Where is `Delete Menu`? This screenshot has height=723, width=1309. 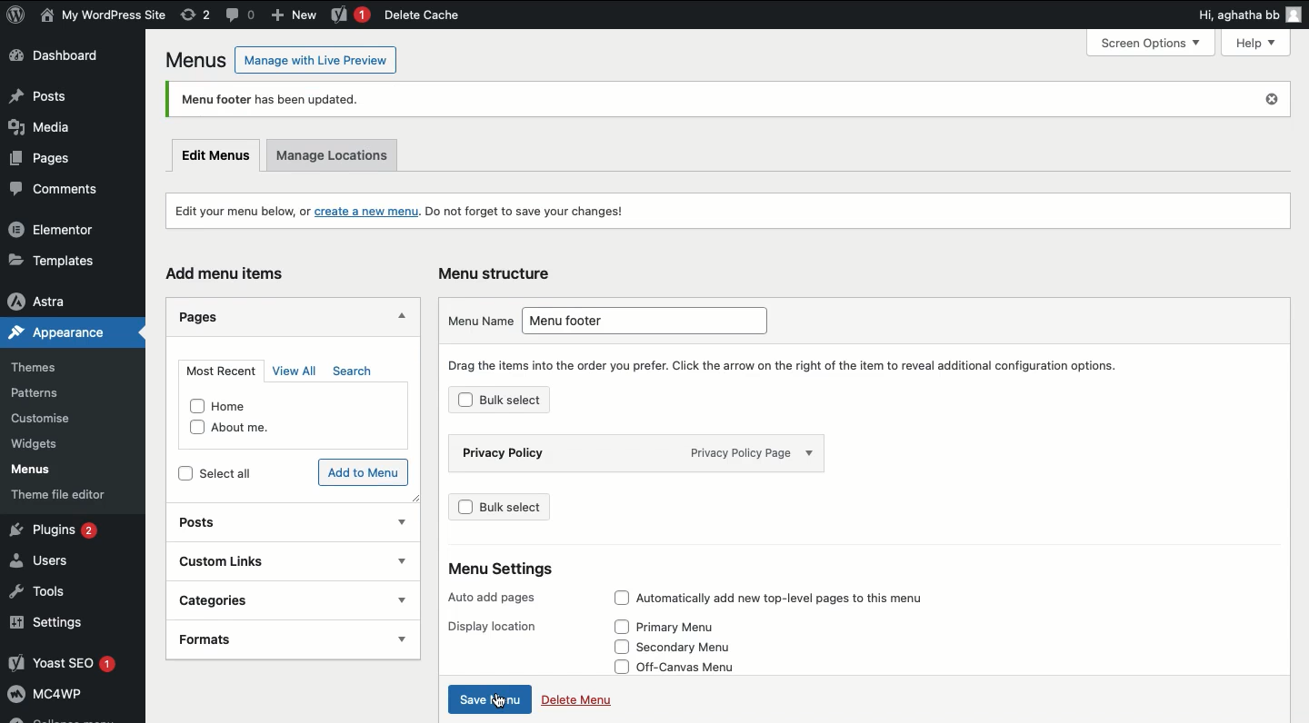
Delete Menu is located at coordinates (592, 696).